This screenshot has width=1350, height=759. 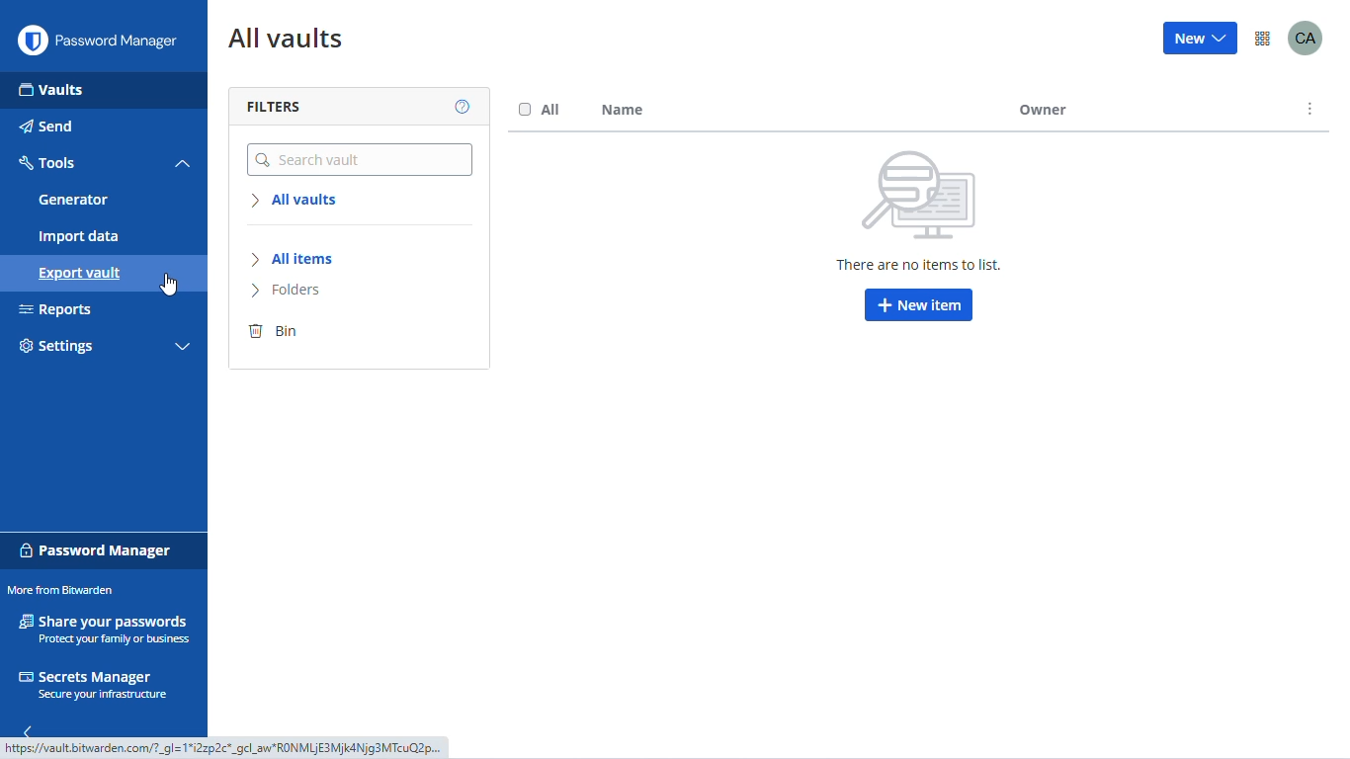 I want to click on folders, so click(x=285, y=290).